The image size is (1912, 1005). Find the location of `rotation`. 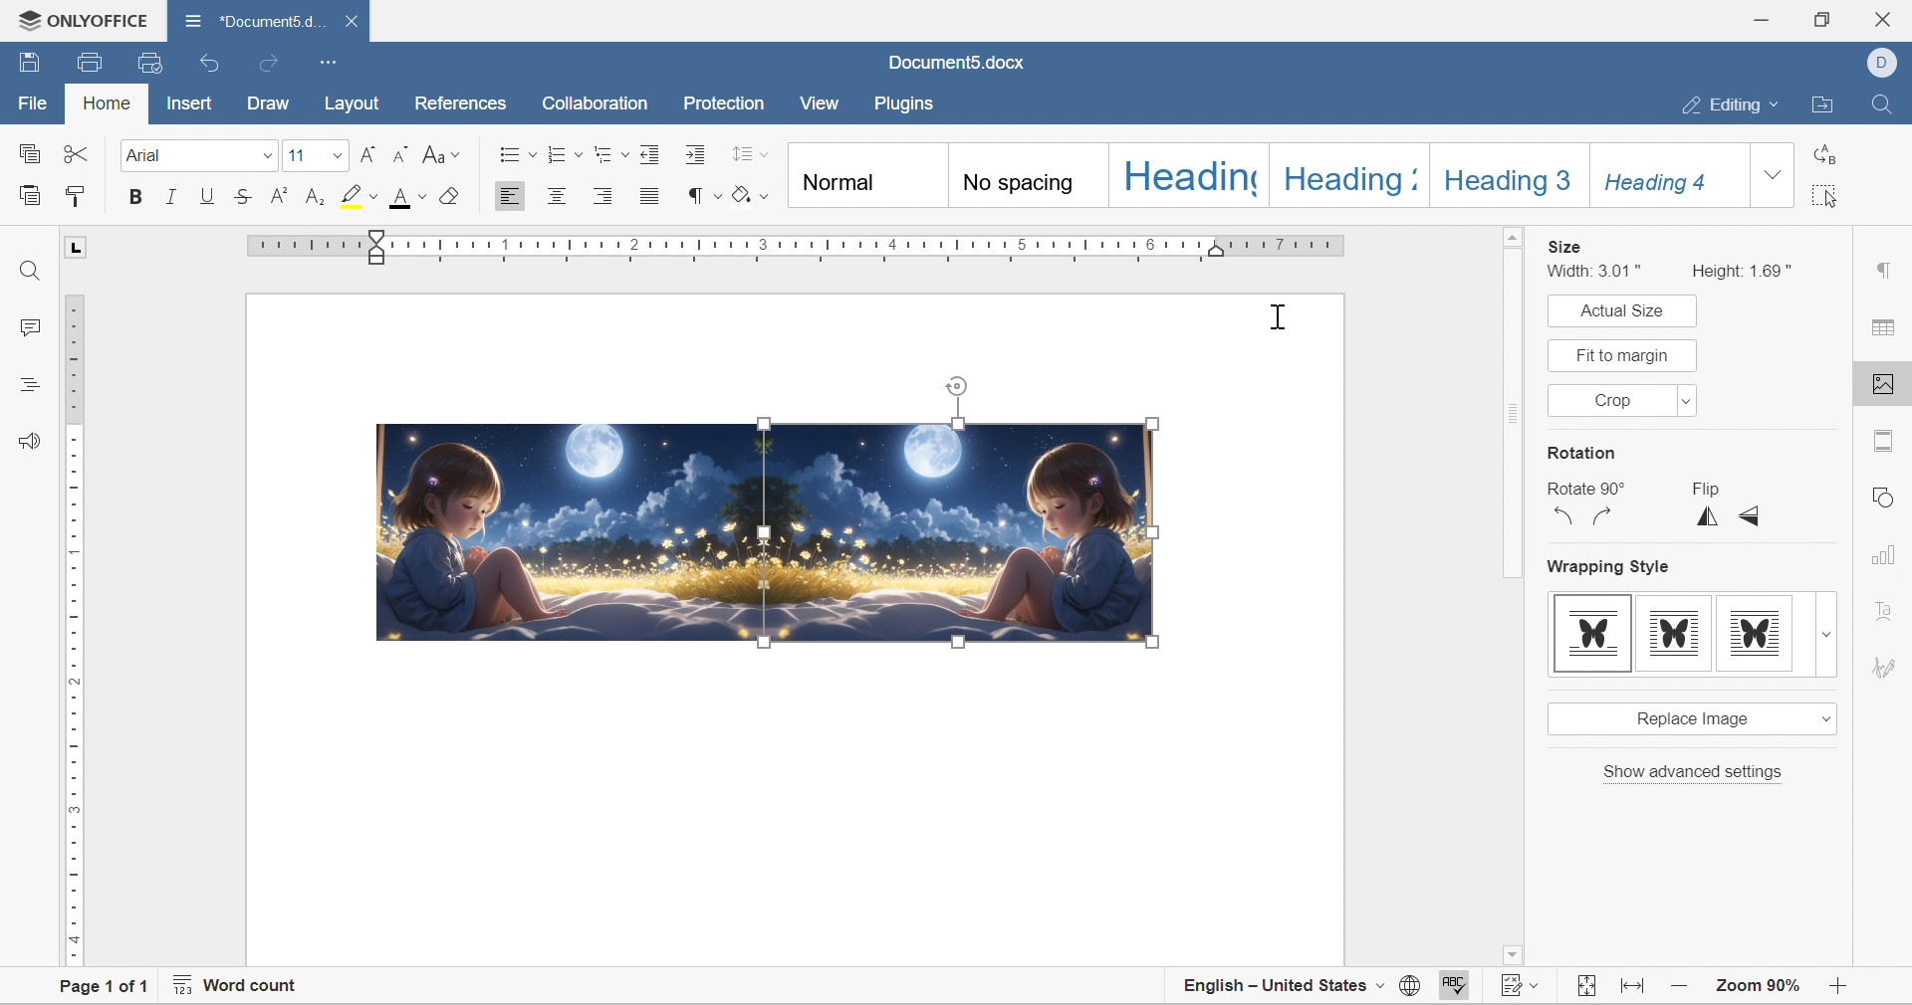

rotation is located at coordinates (1581, 454).